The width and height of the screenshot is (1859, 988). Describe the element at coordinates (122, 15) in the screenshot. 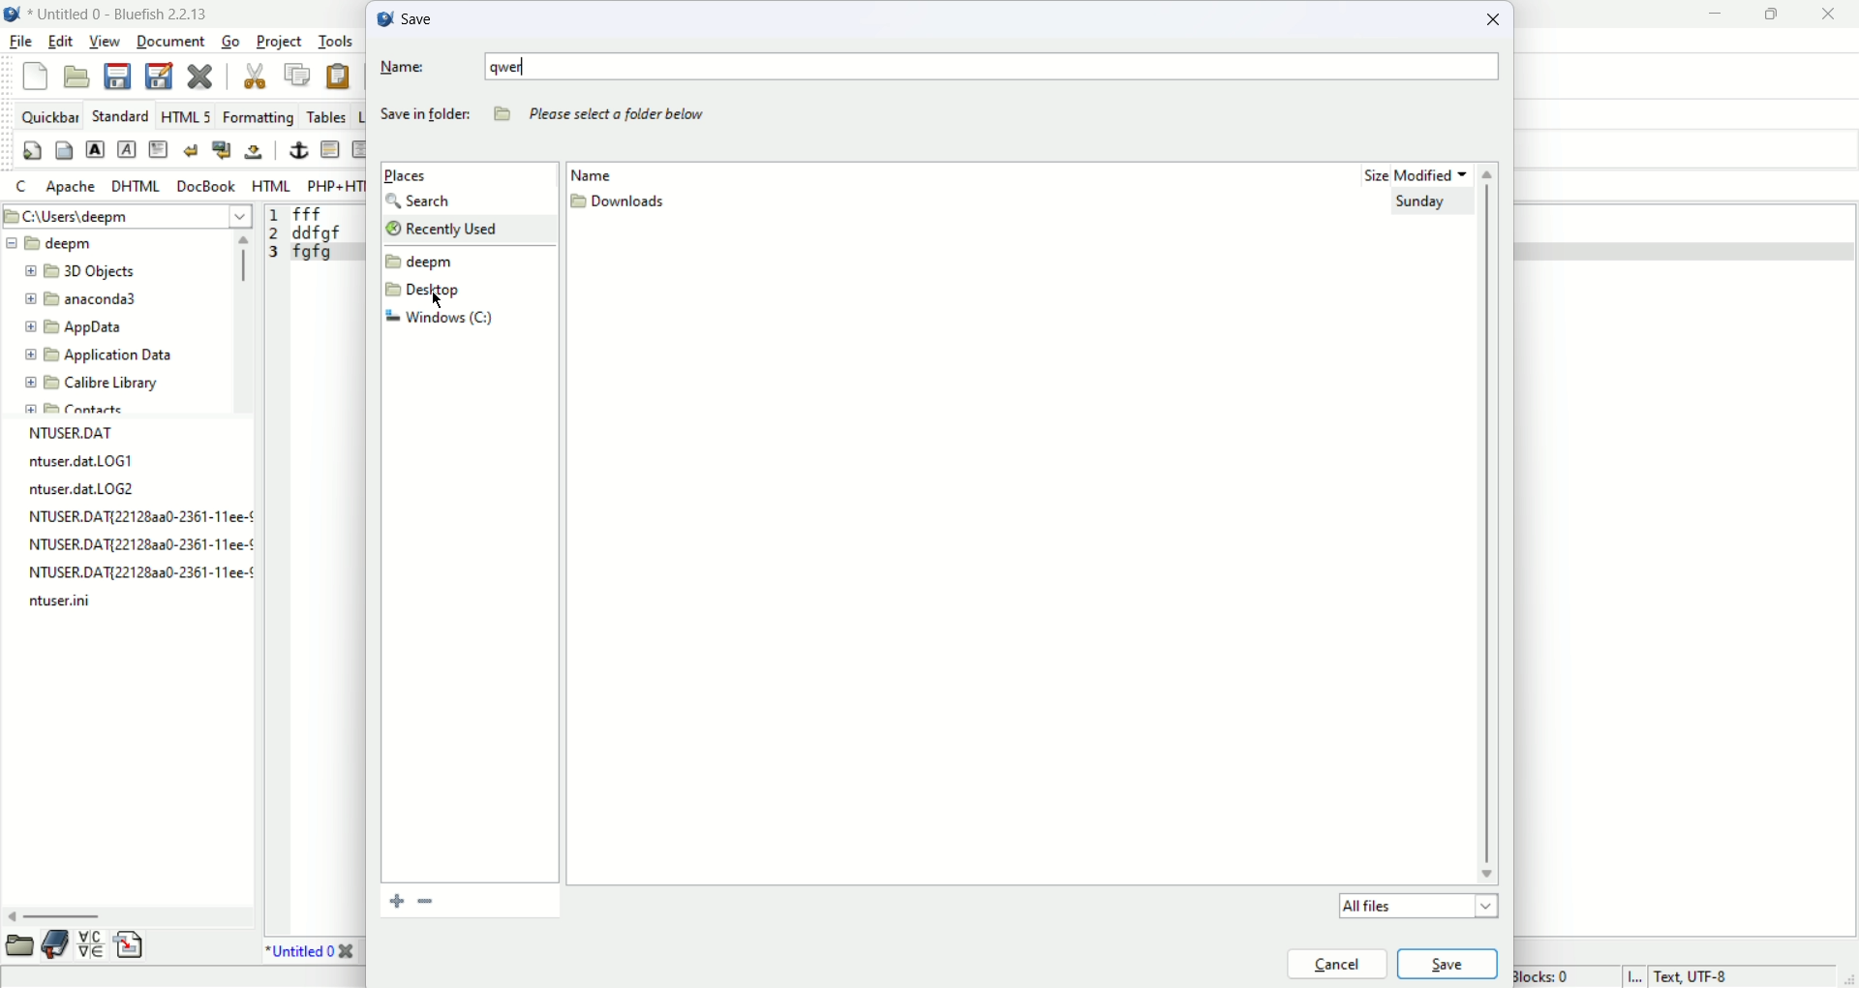

I see `Untitled 0 - Bluefish 2.2.13` at that location.